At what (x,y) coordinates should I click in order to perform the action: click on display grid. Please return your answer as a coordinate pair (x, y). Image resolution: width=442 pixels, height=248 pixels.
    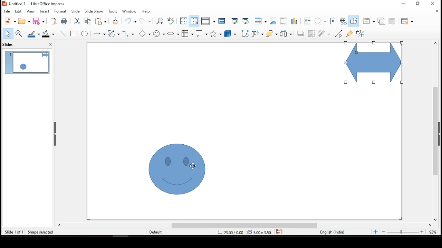
    Looking at the image, I should click on (183, 20).